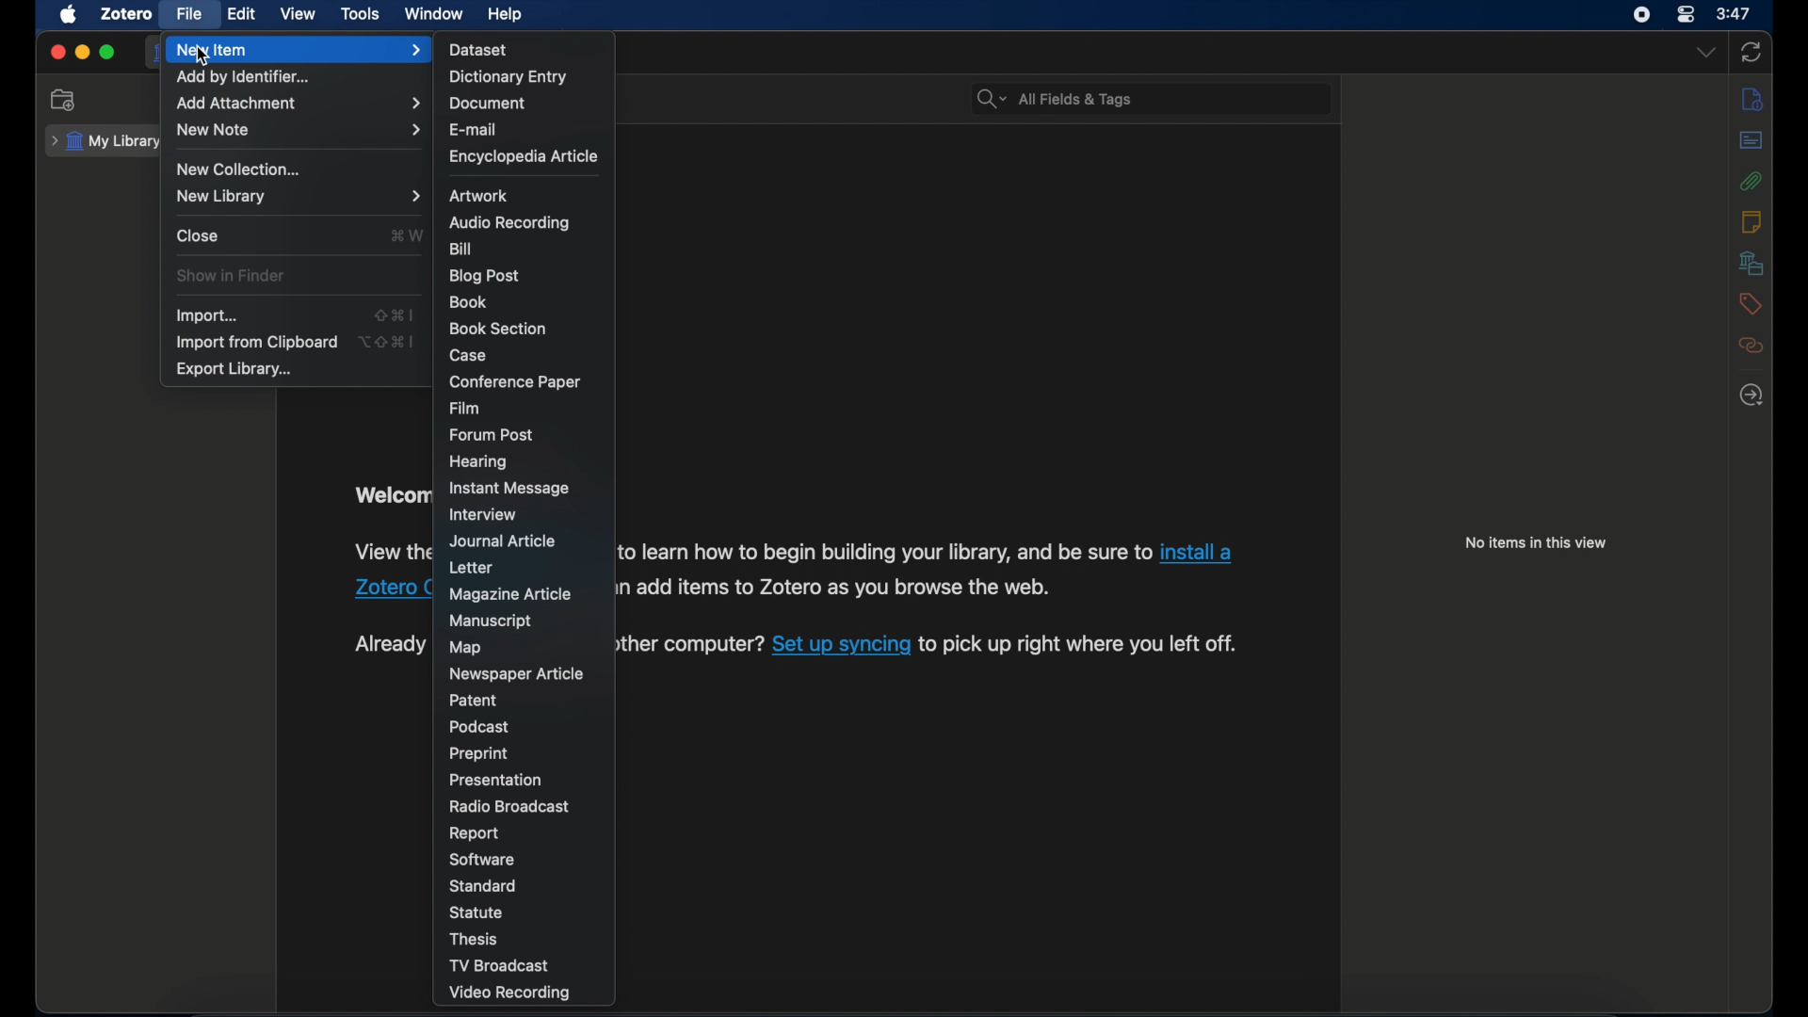 This screenshot has width=1808, height=1017. Describe the element at coordinates (244, 14) in the screenshot. I see `edit` at that location.